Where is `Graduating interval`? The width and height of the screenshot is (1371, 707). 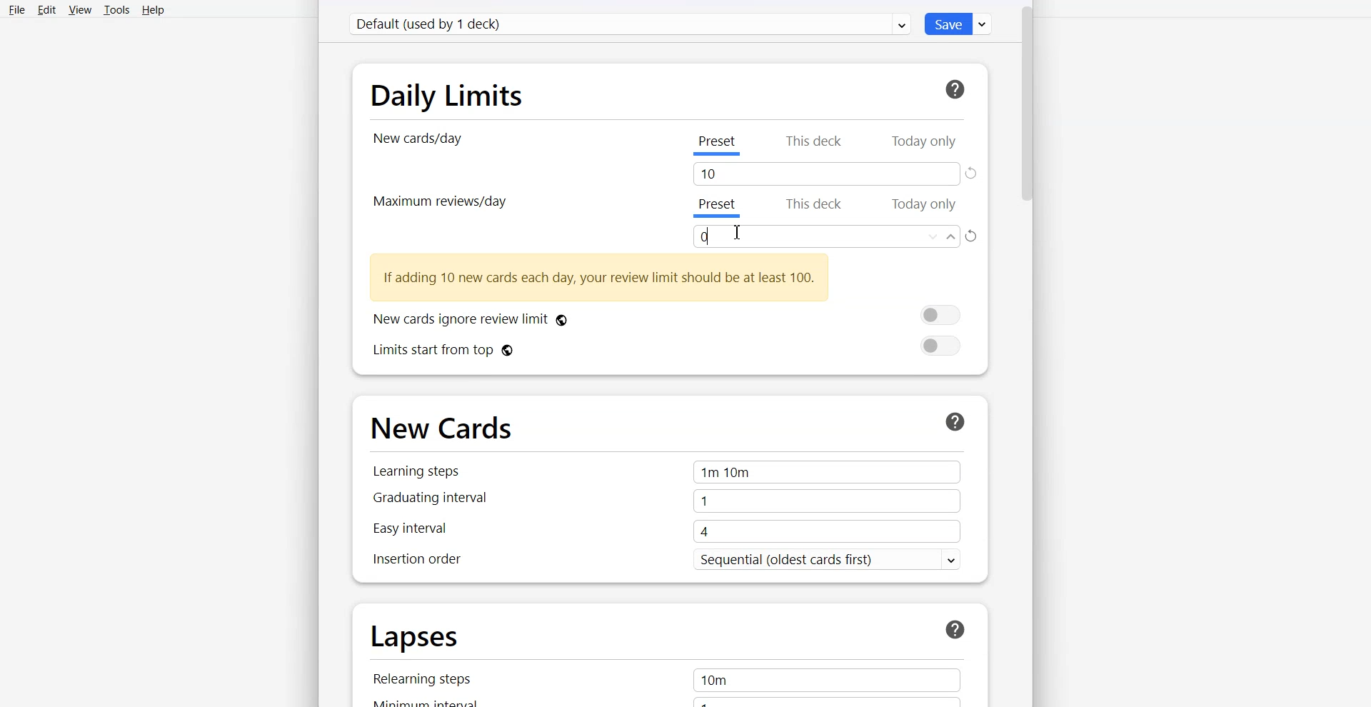
Graduating interval is located at coordinates (665, 503).